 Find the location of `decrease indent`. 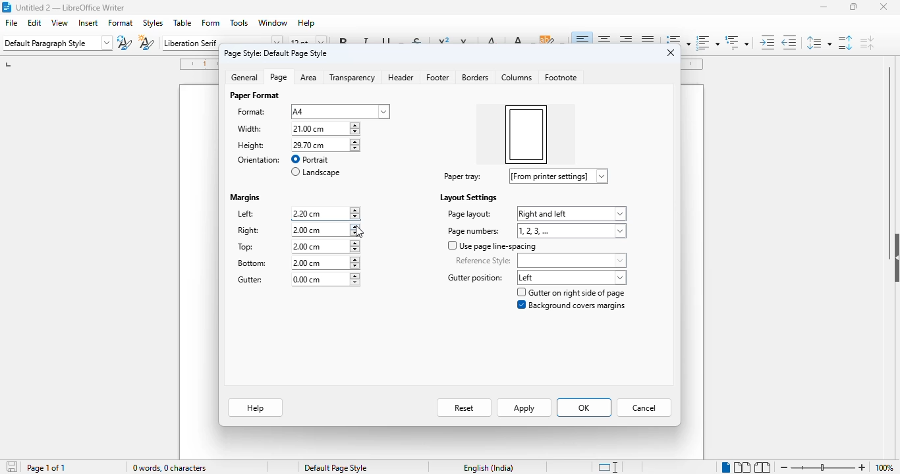

decrease indent is located at coordinates (789, 43).